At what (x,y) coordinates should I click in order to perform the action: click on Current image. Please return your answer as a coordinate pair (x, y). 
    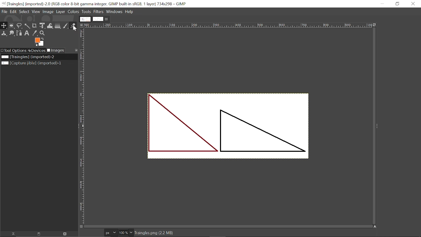
    Looking at the image, I should click on (230, 127).